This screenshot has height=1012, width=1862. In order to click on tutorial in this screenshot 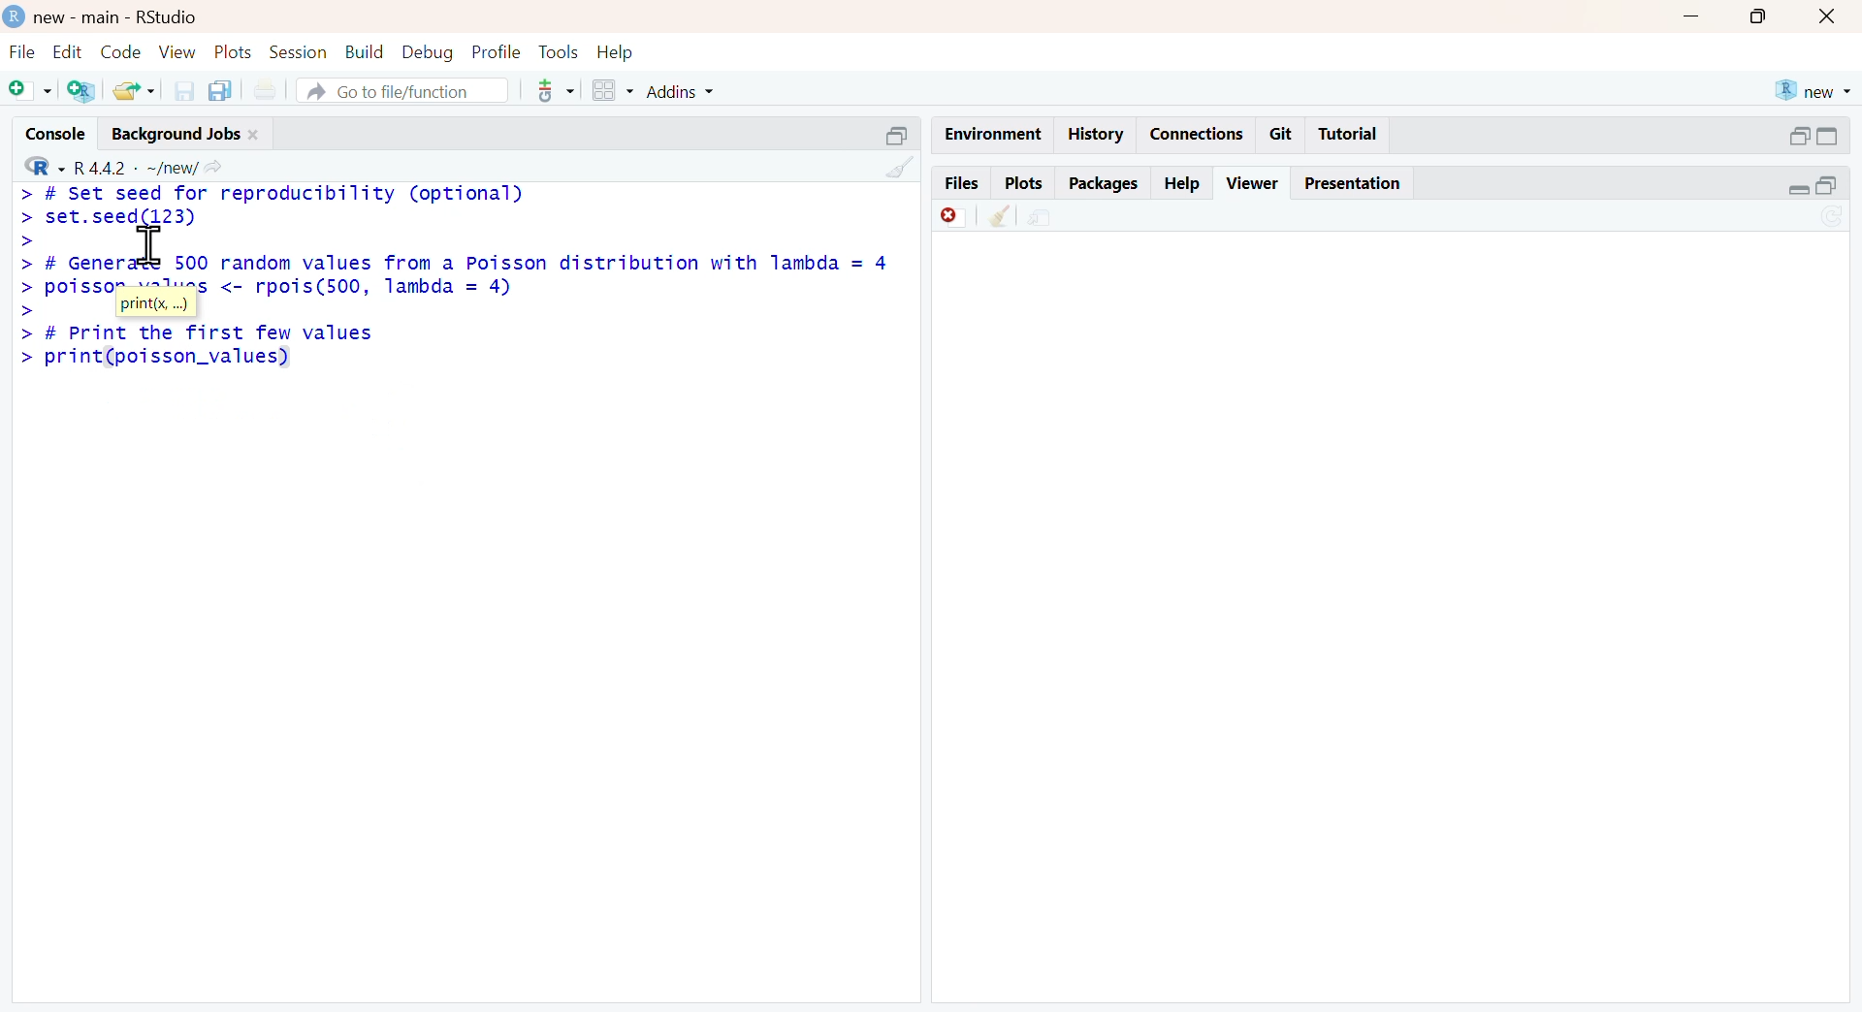, I will do `click(1348, 135)`.